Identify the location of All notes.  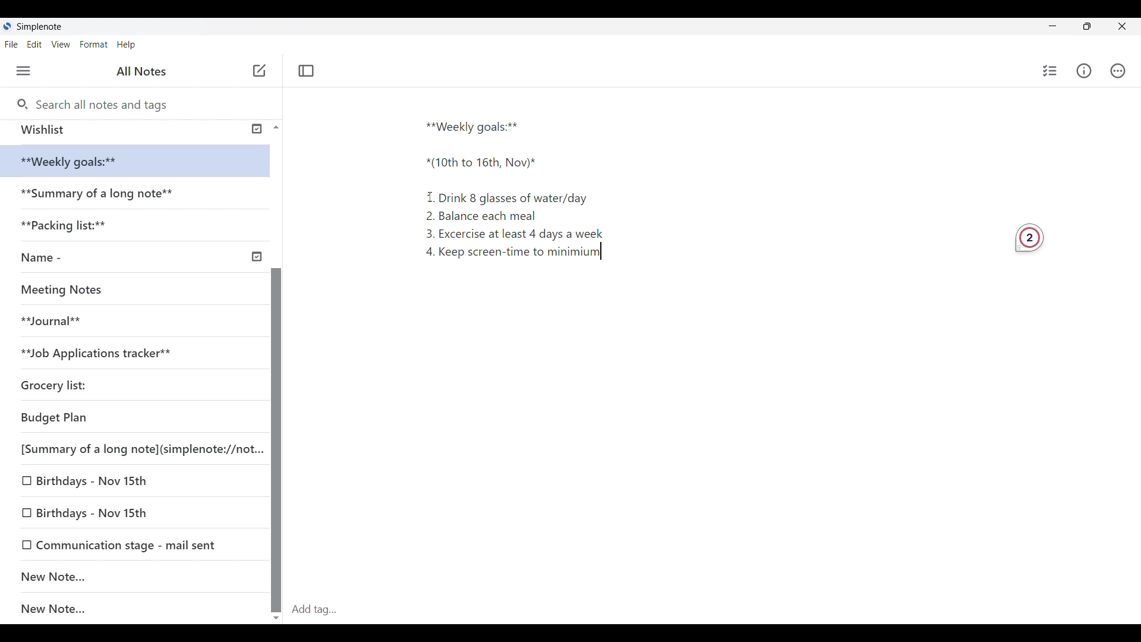
(144, 71).